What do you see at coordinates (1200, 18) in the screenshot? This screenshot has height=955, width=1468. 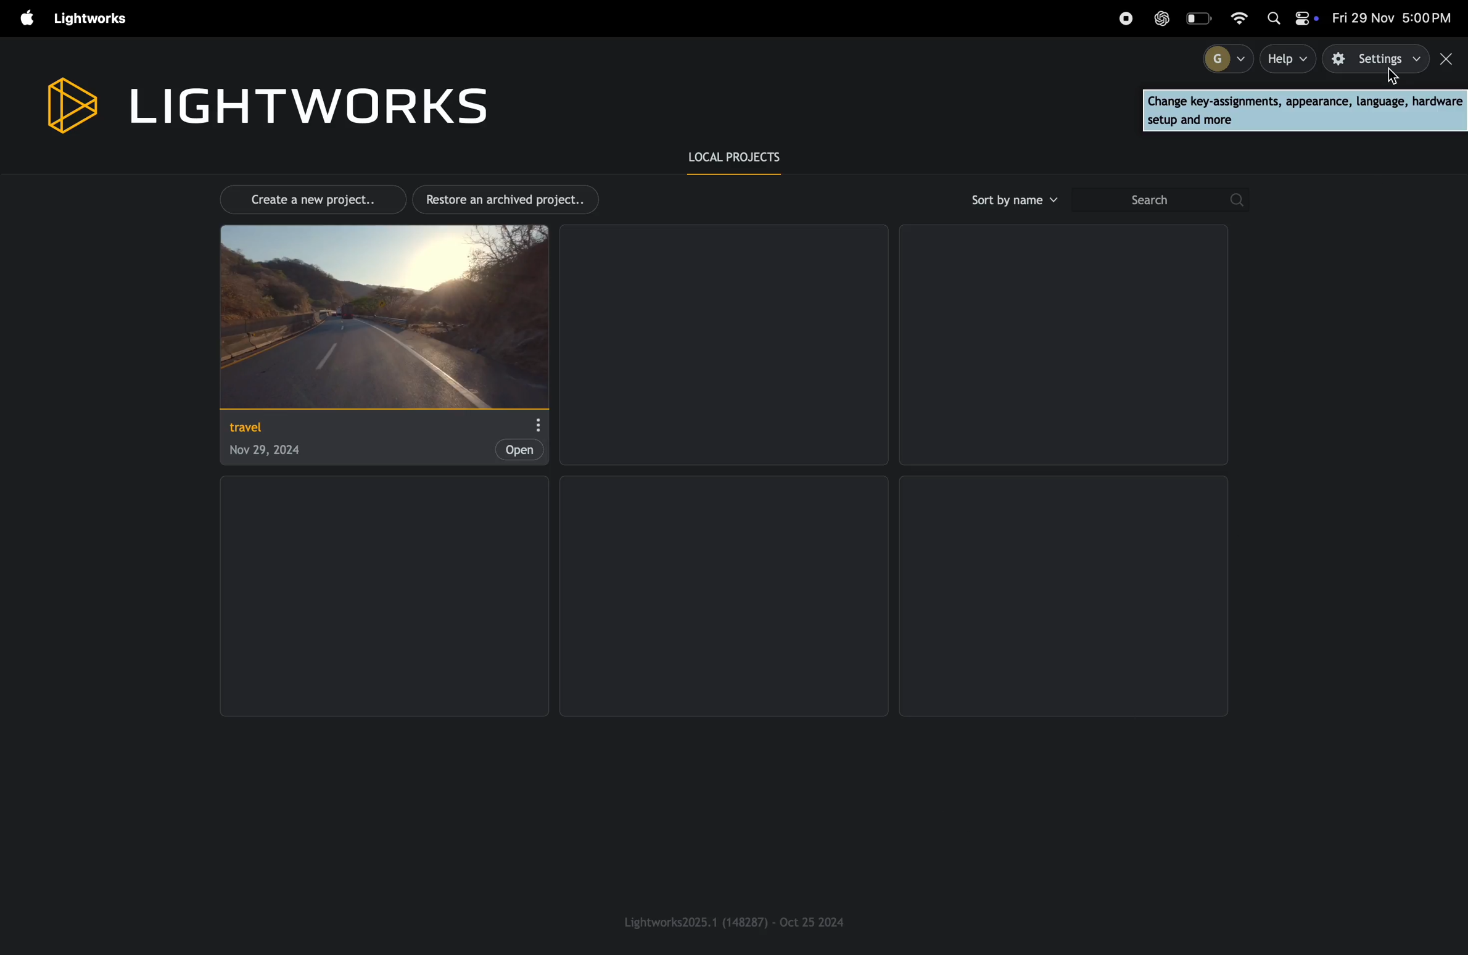 I see `battery` at bounding box center [1200, 18].